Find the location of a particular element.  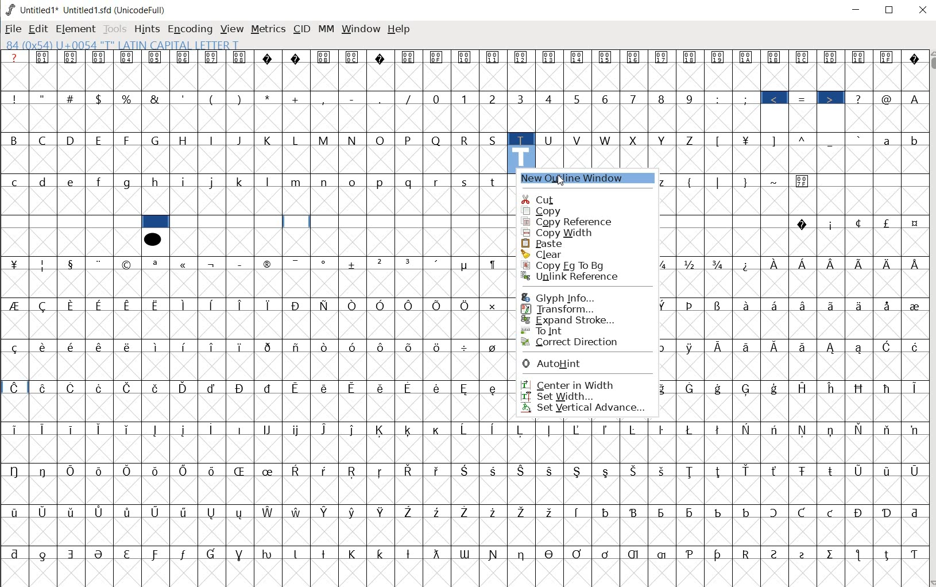

Symbol is located at coordinates (885, 470).